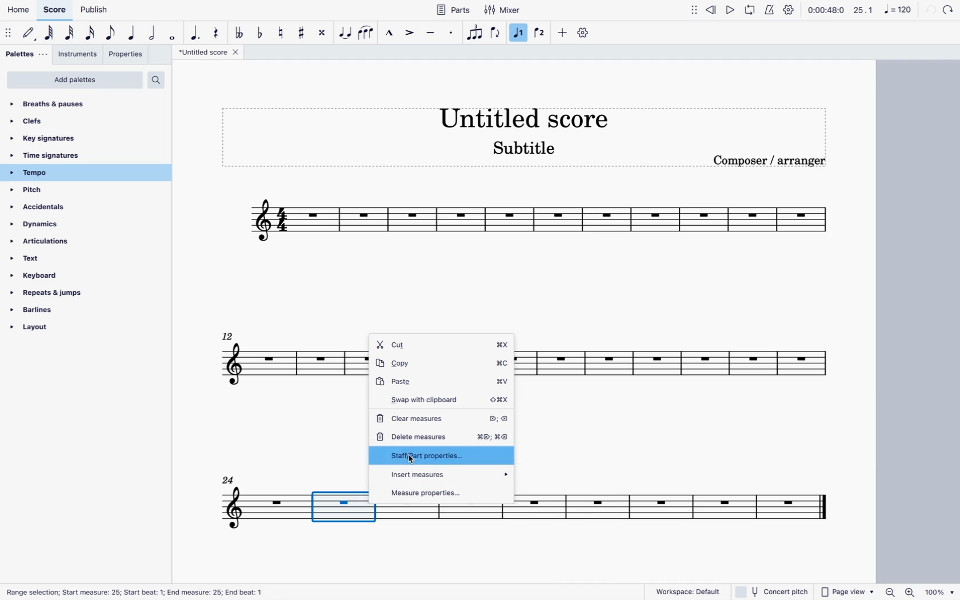 The image size is (960, 600). What do you see at coordinates (682, 591) in the screenshot?
I see `workspace` at bounding box center [682, 591].